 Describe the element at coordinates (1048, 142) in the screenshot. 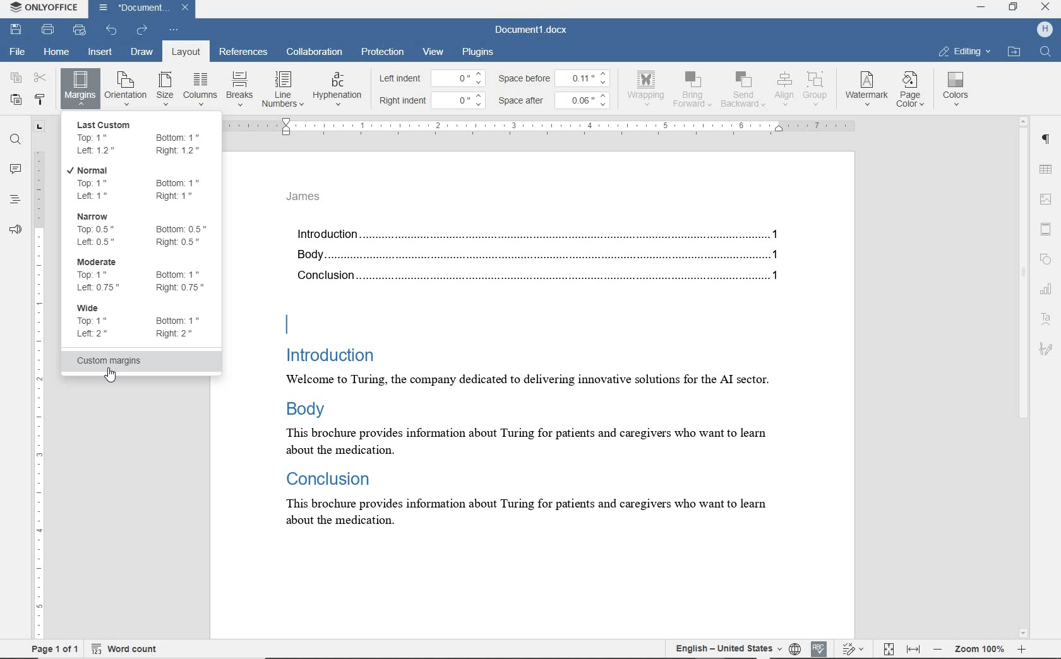

I see `paragraph settings` at that location.